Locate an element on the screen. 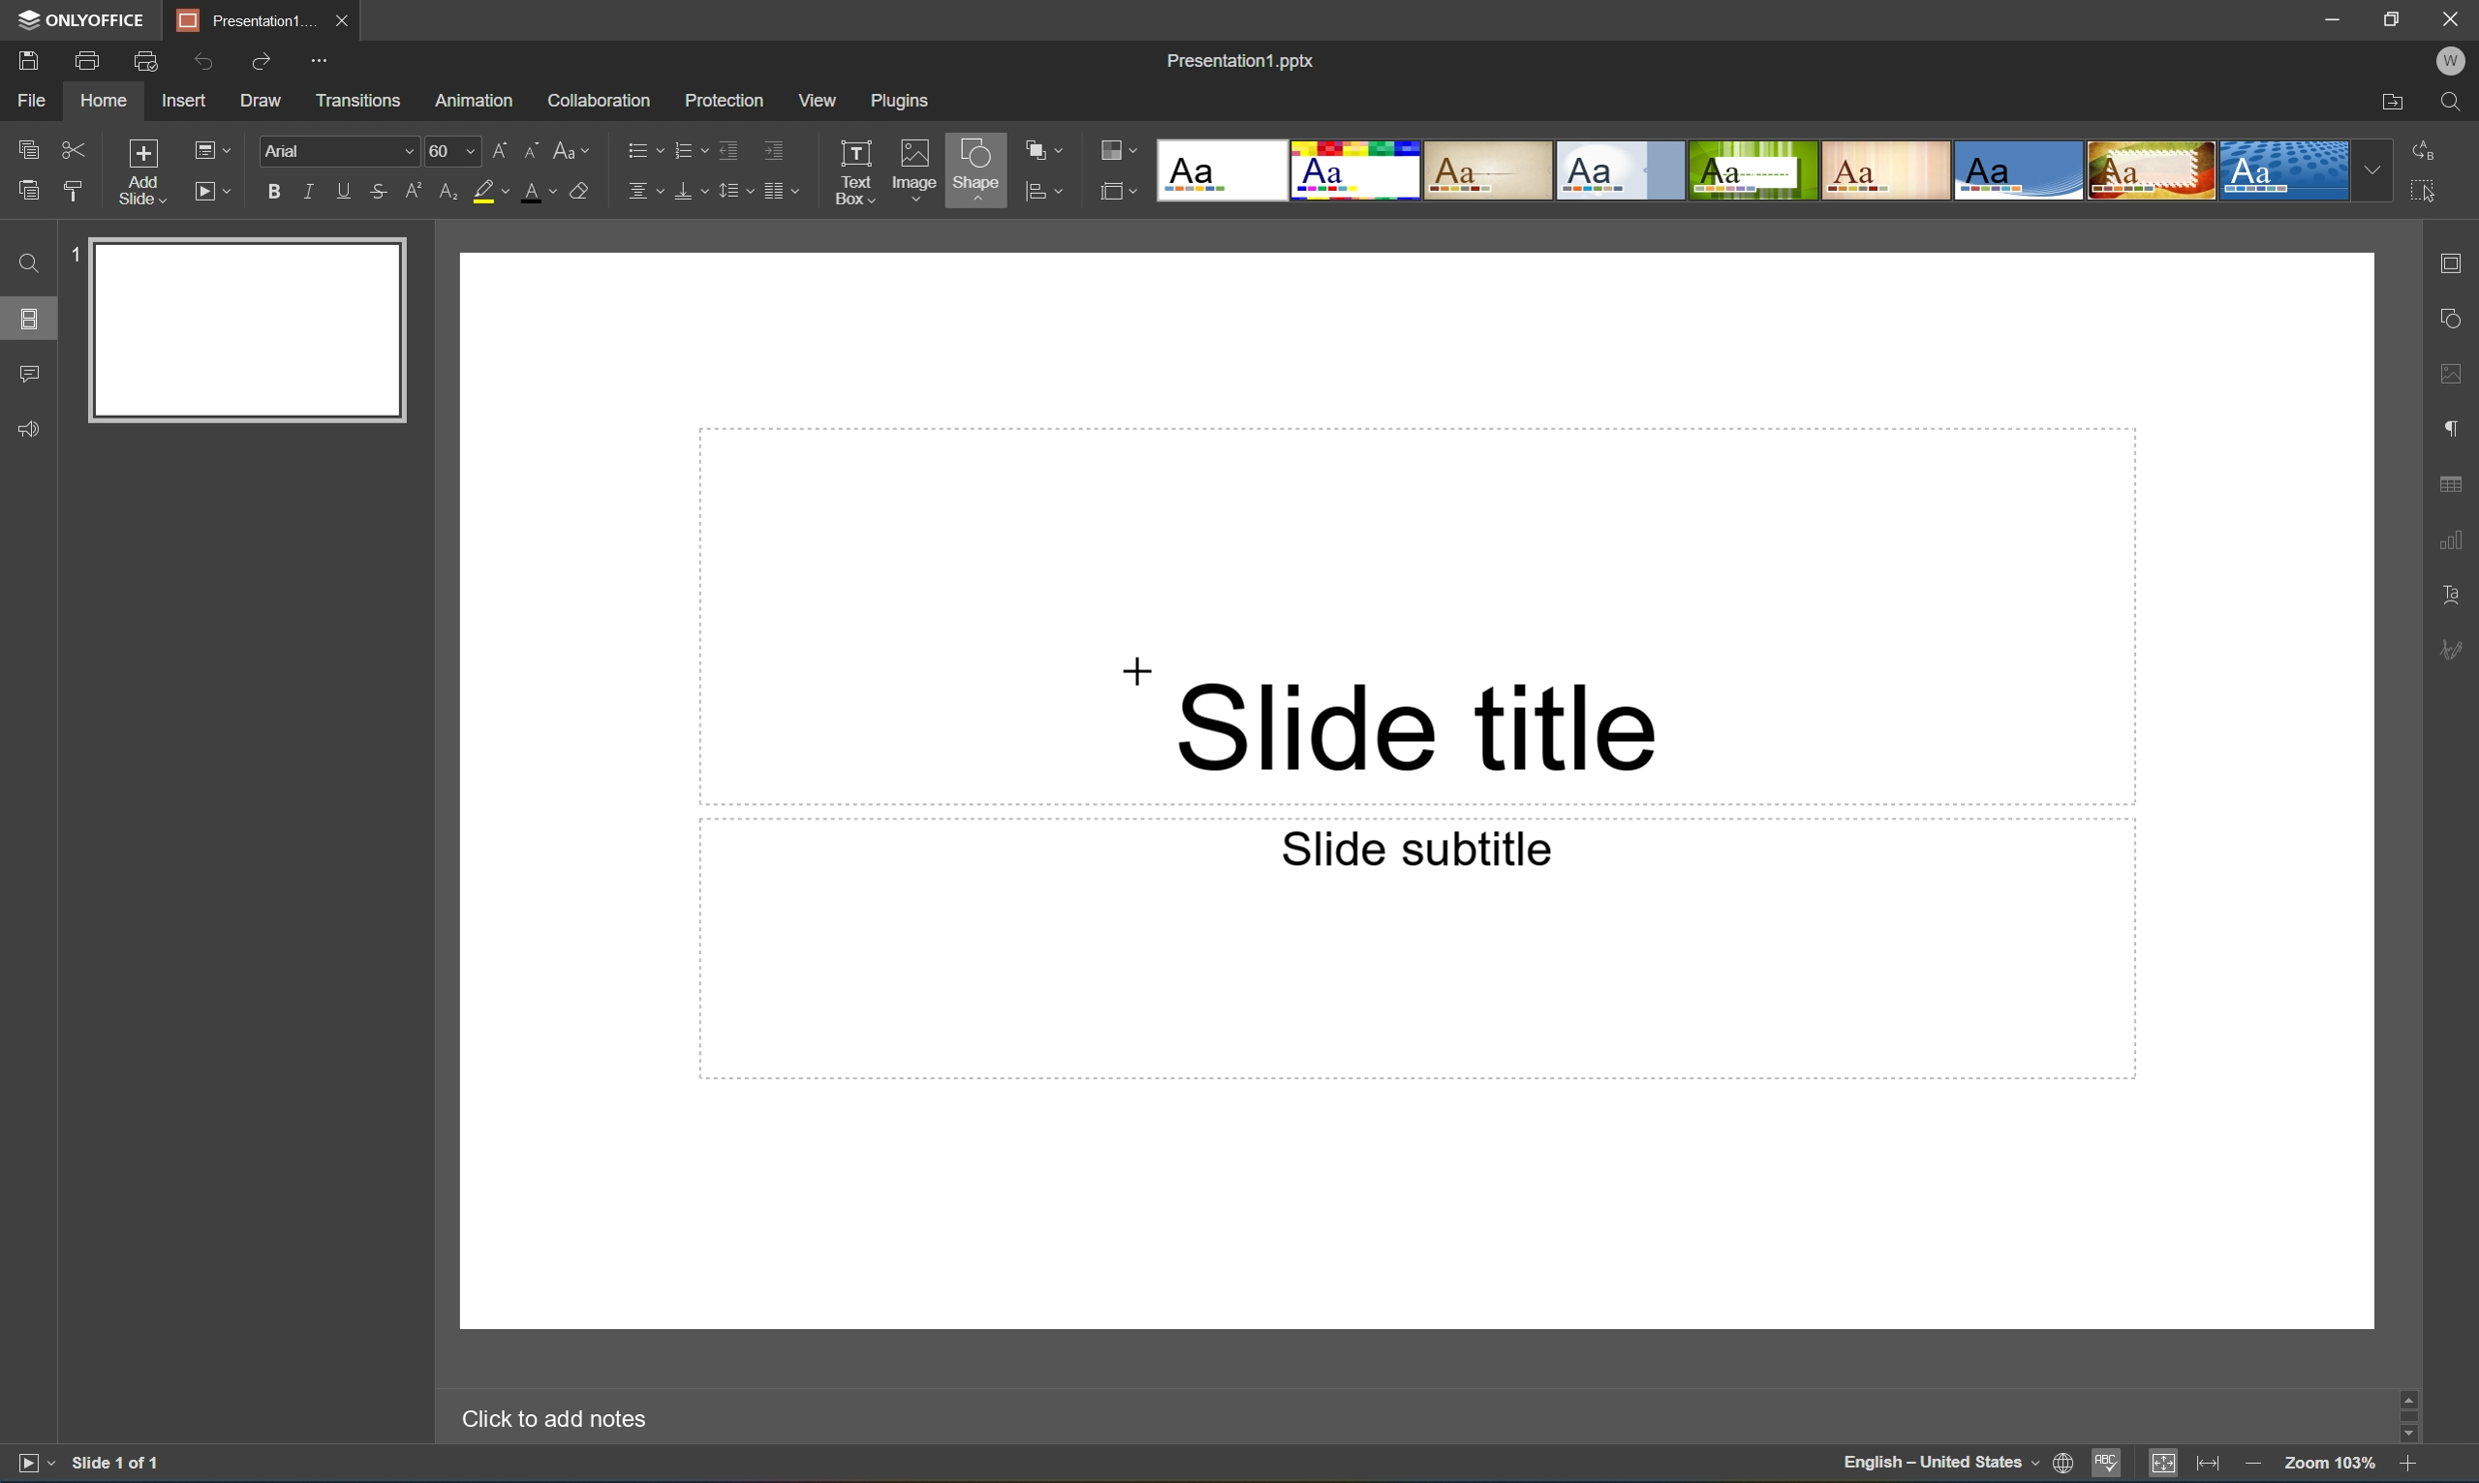 Image resolution: width=2479 pixels, height=1483 pixels. Quick print is located at coordinates (146, 60).